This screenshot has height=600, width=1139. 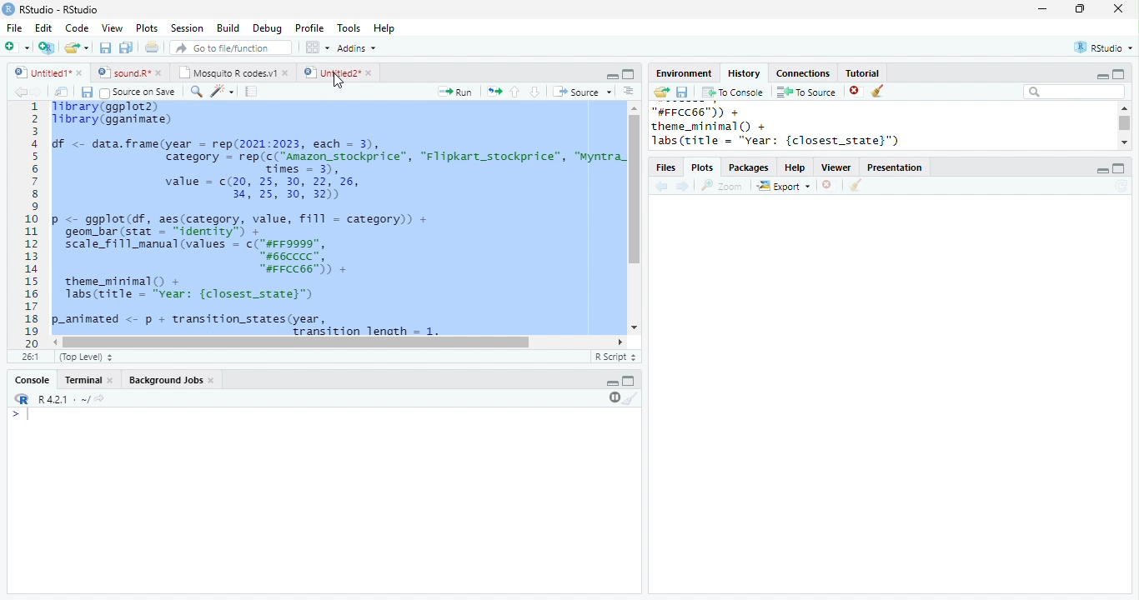 What do you see at coordinates (316, 47) in the screenshot?
I see `options` at bounding box center [316, 47].